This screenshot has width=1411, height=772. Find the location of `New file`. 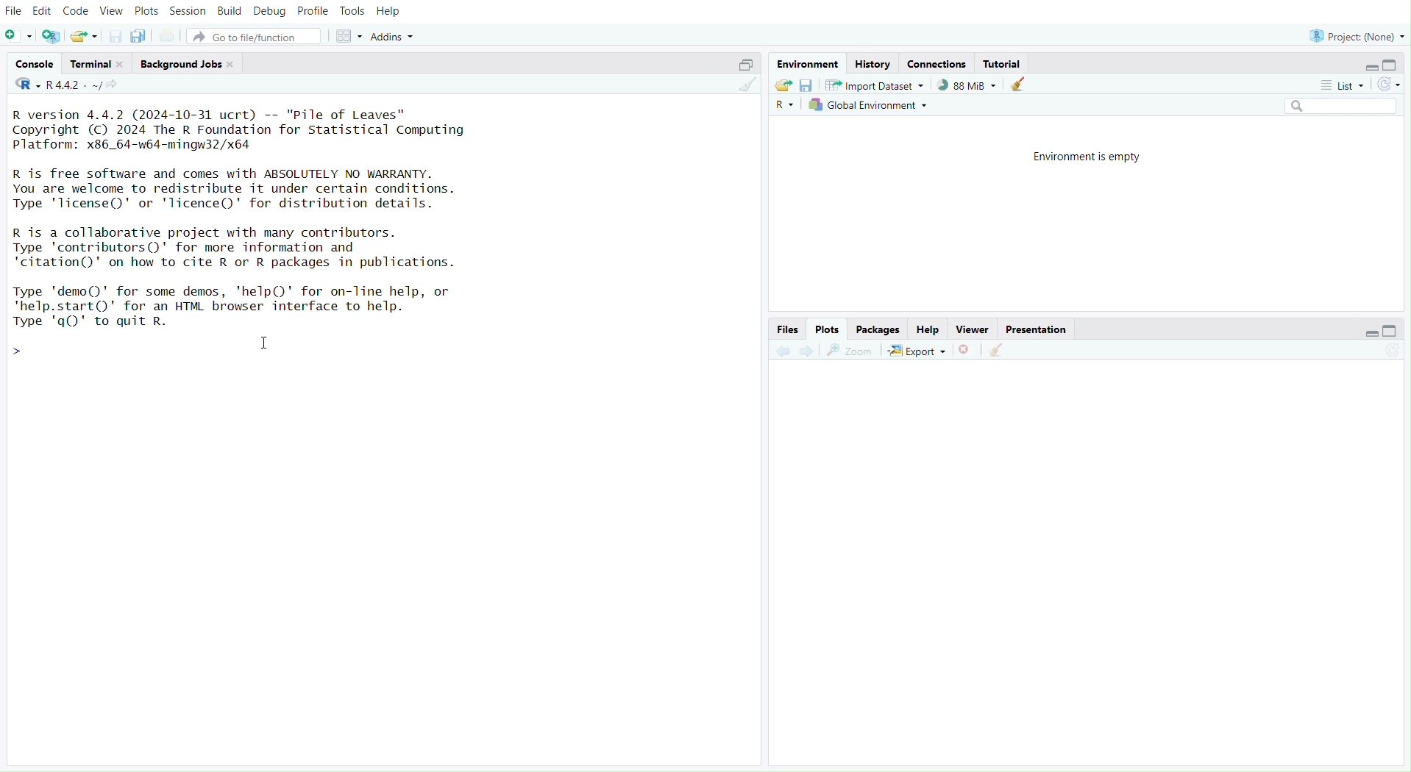

New file is located at coordinates (18, 35).